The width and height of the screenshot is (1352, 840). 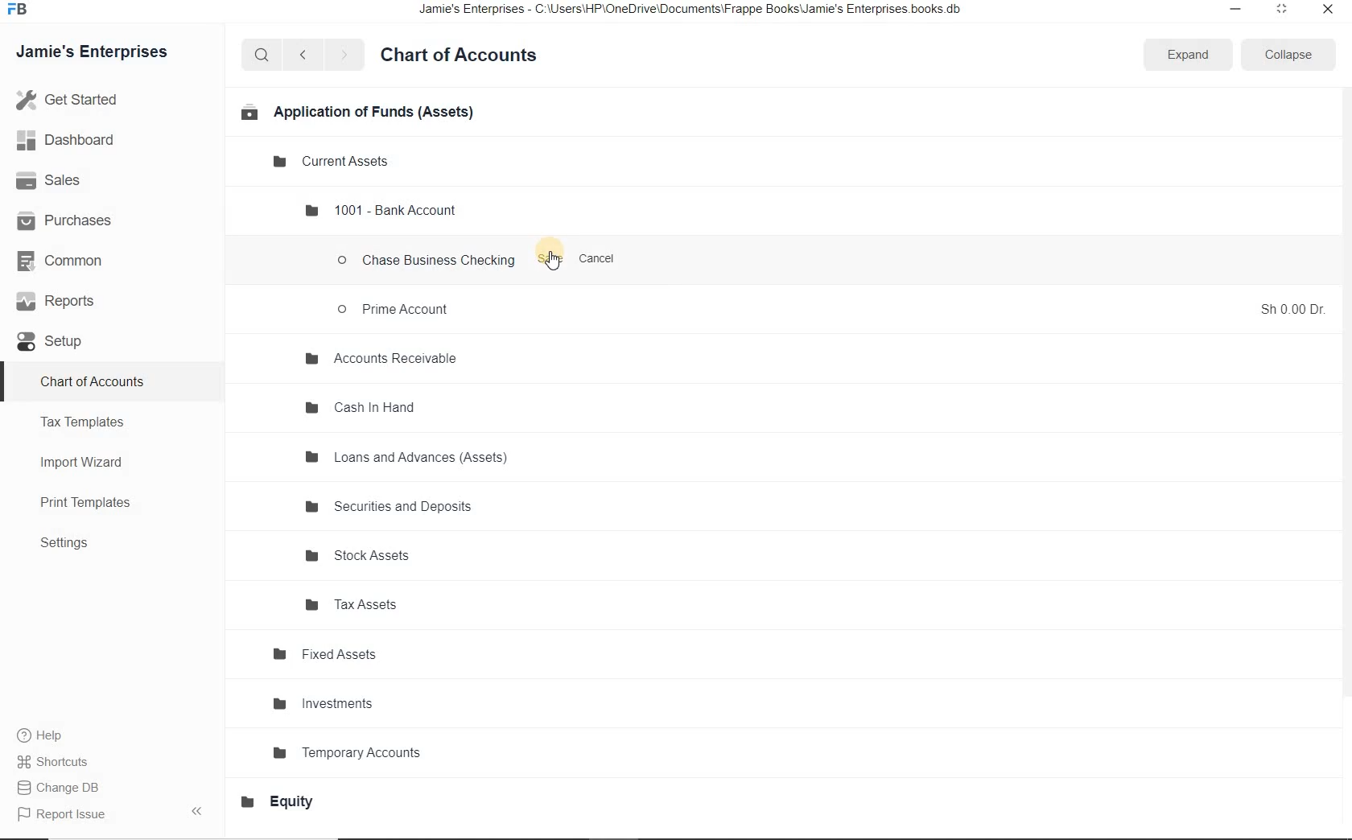 What do you see at coordinates (63, 789) in the screenshot?
I see `Change DB` at bounding box center [63, 789].